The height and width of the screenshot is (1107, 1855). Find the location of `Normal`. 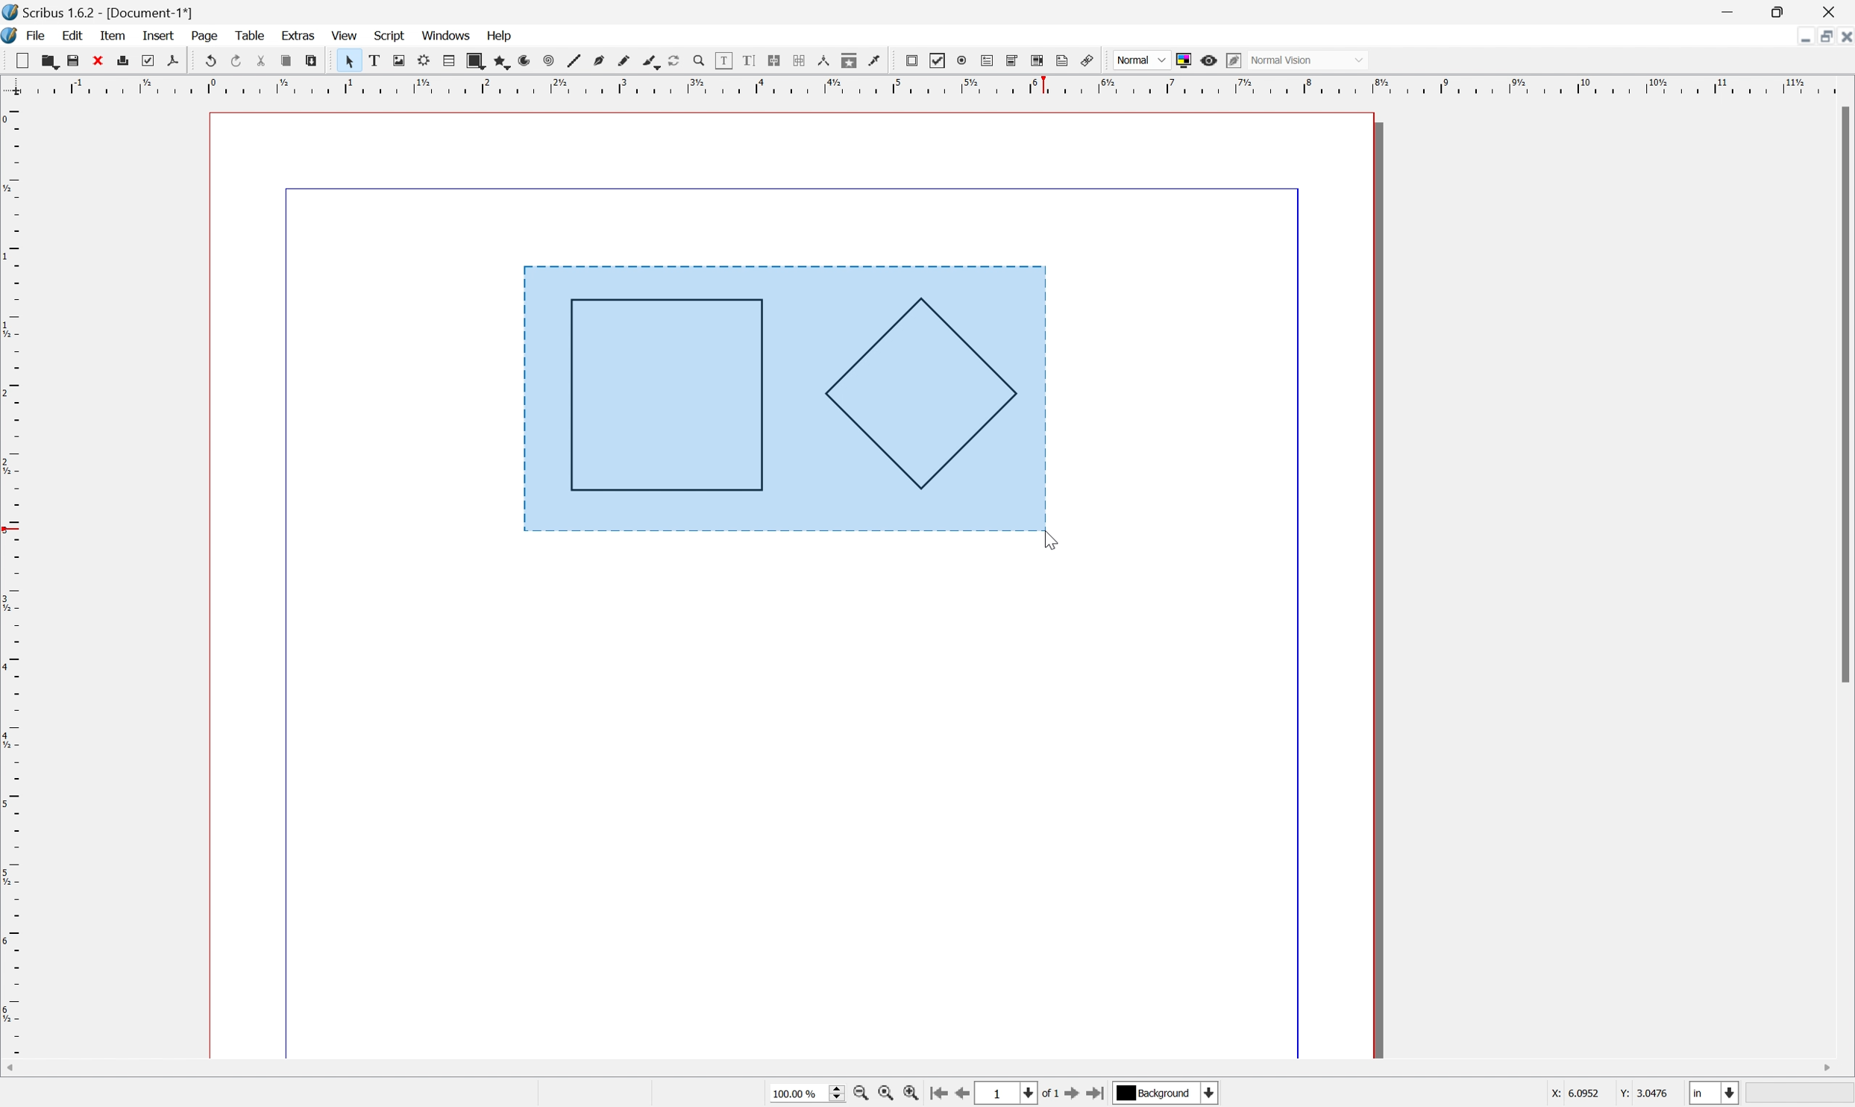

Normal is located at coordinates (1141, 60).